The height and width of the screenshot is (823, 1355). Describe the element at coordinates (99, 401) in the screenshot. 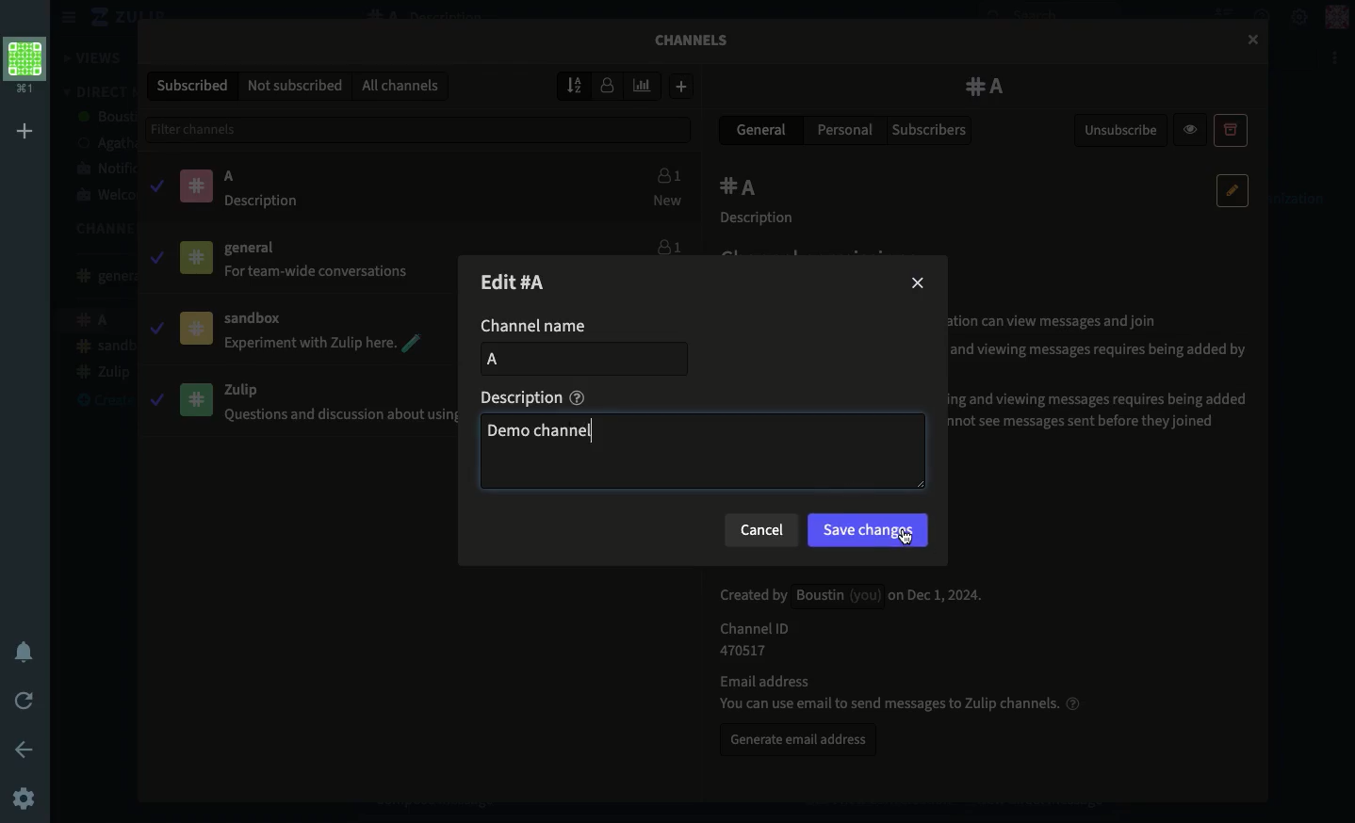

I see `Create a channel` at that location.